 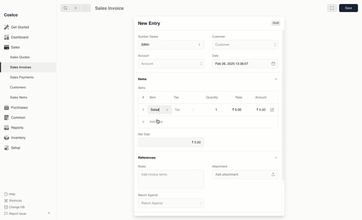 I want to click on Back, so click(x=75, y=8).